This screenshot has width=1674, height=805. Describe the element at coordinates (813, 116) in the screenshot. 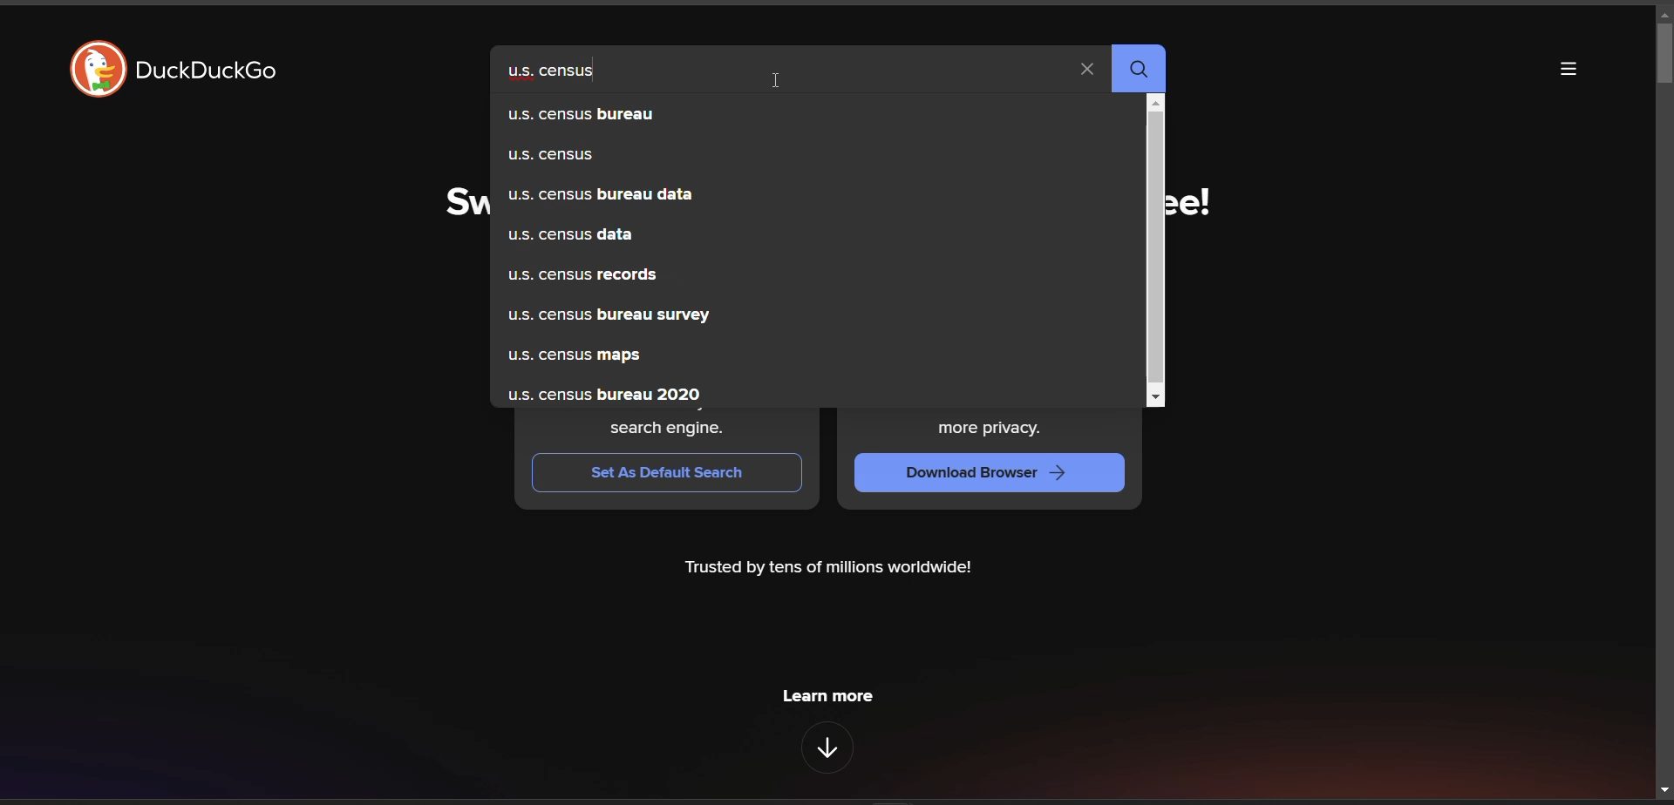

I see `U.S. census bureau` at that location.